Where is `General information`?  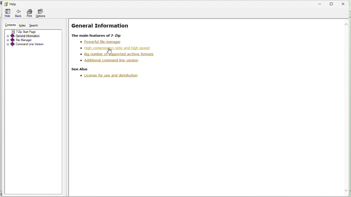
General information is located at coordinates (31, 35).